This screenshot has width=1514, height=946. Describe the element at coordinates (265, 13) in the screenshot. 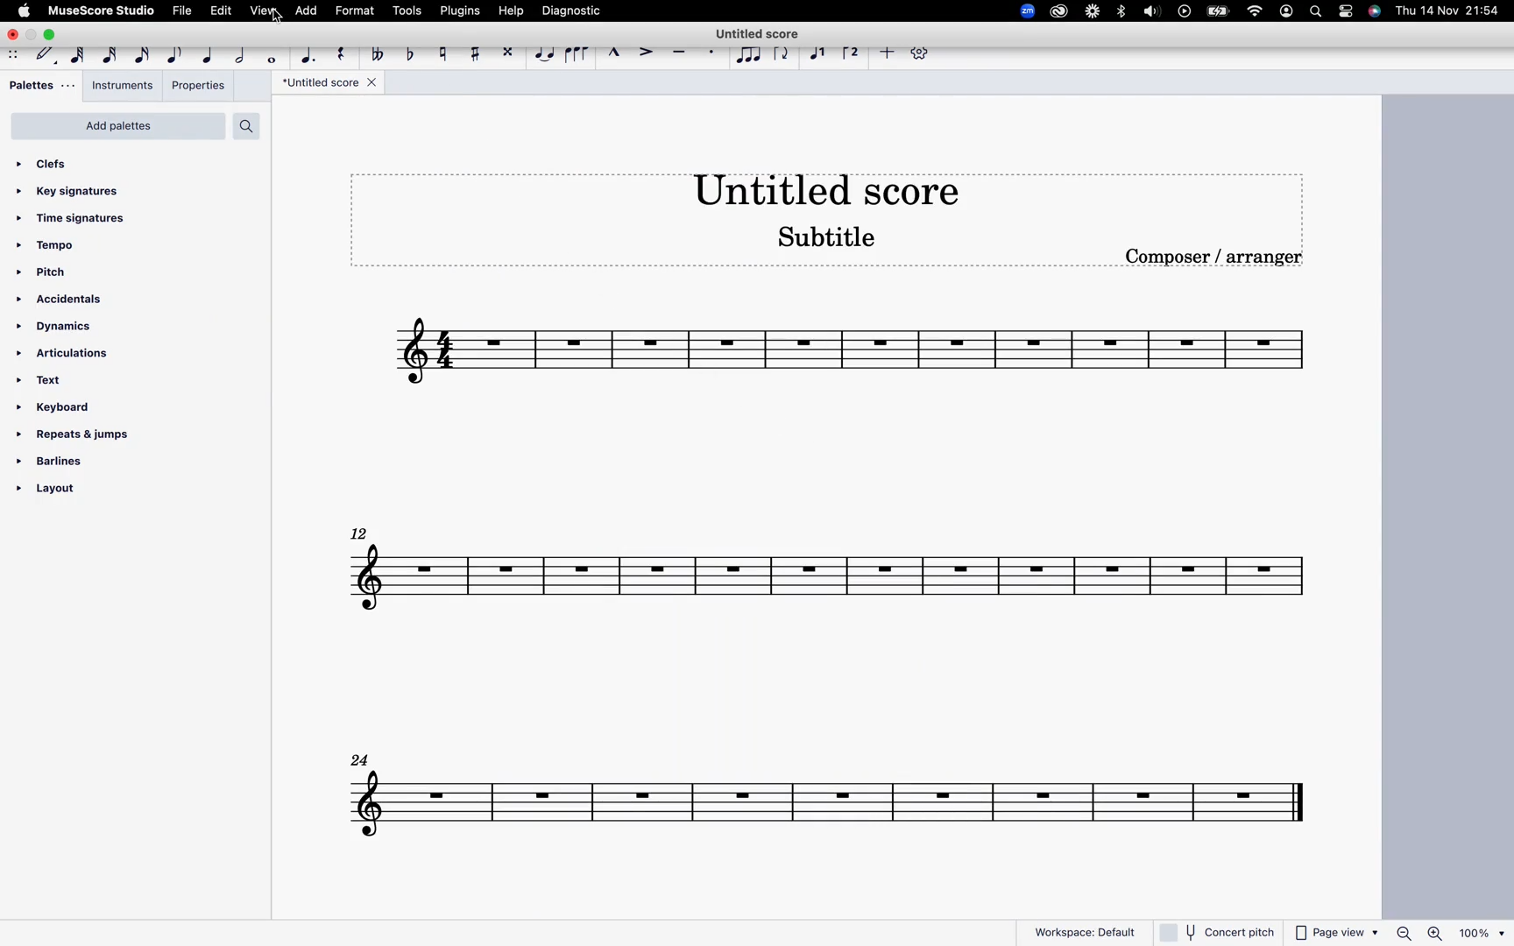

I see `view` at that location.